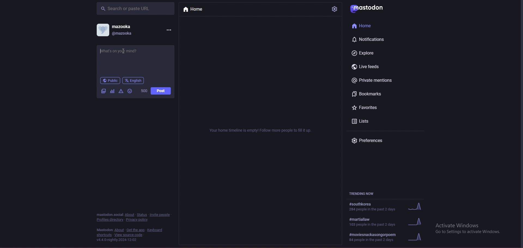  What do you see at coordinates (112, 92) in the screenshot?
I see `cafier they fear` at bounding box center [112, 92].